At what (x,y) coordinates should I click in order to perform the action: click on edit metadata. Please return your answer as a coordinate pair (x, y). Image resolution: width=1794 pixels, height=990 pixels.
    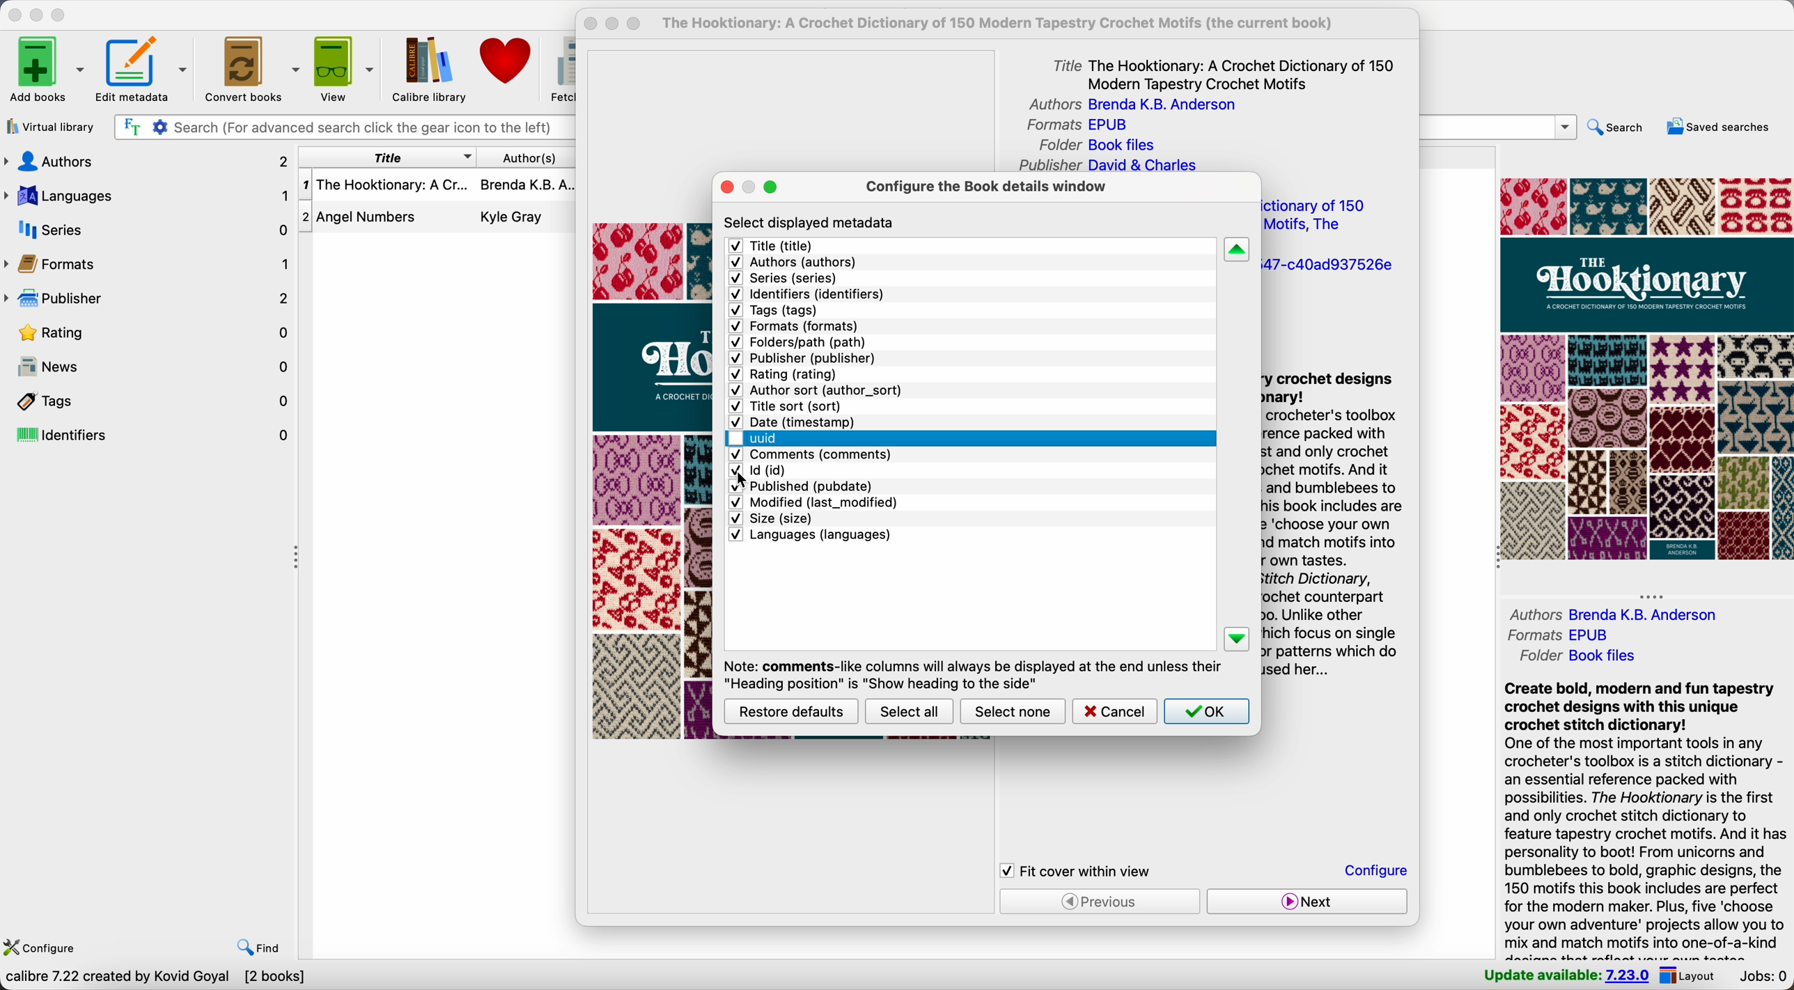
    Looking at the image, I should click on (141, 70).